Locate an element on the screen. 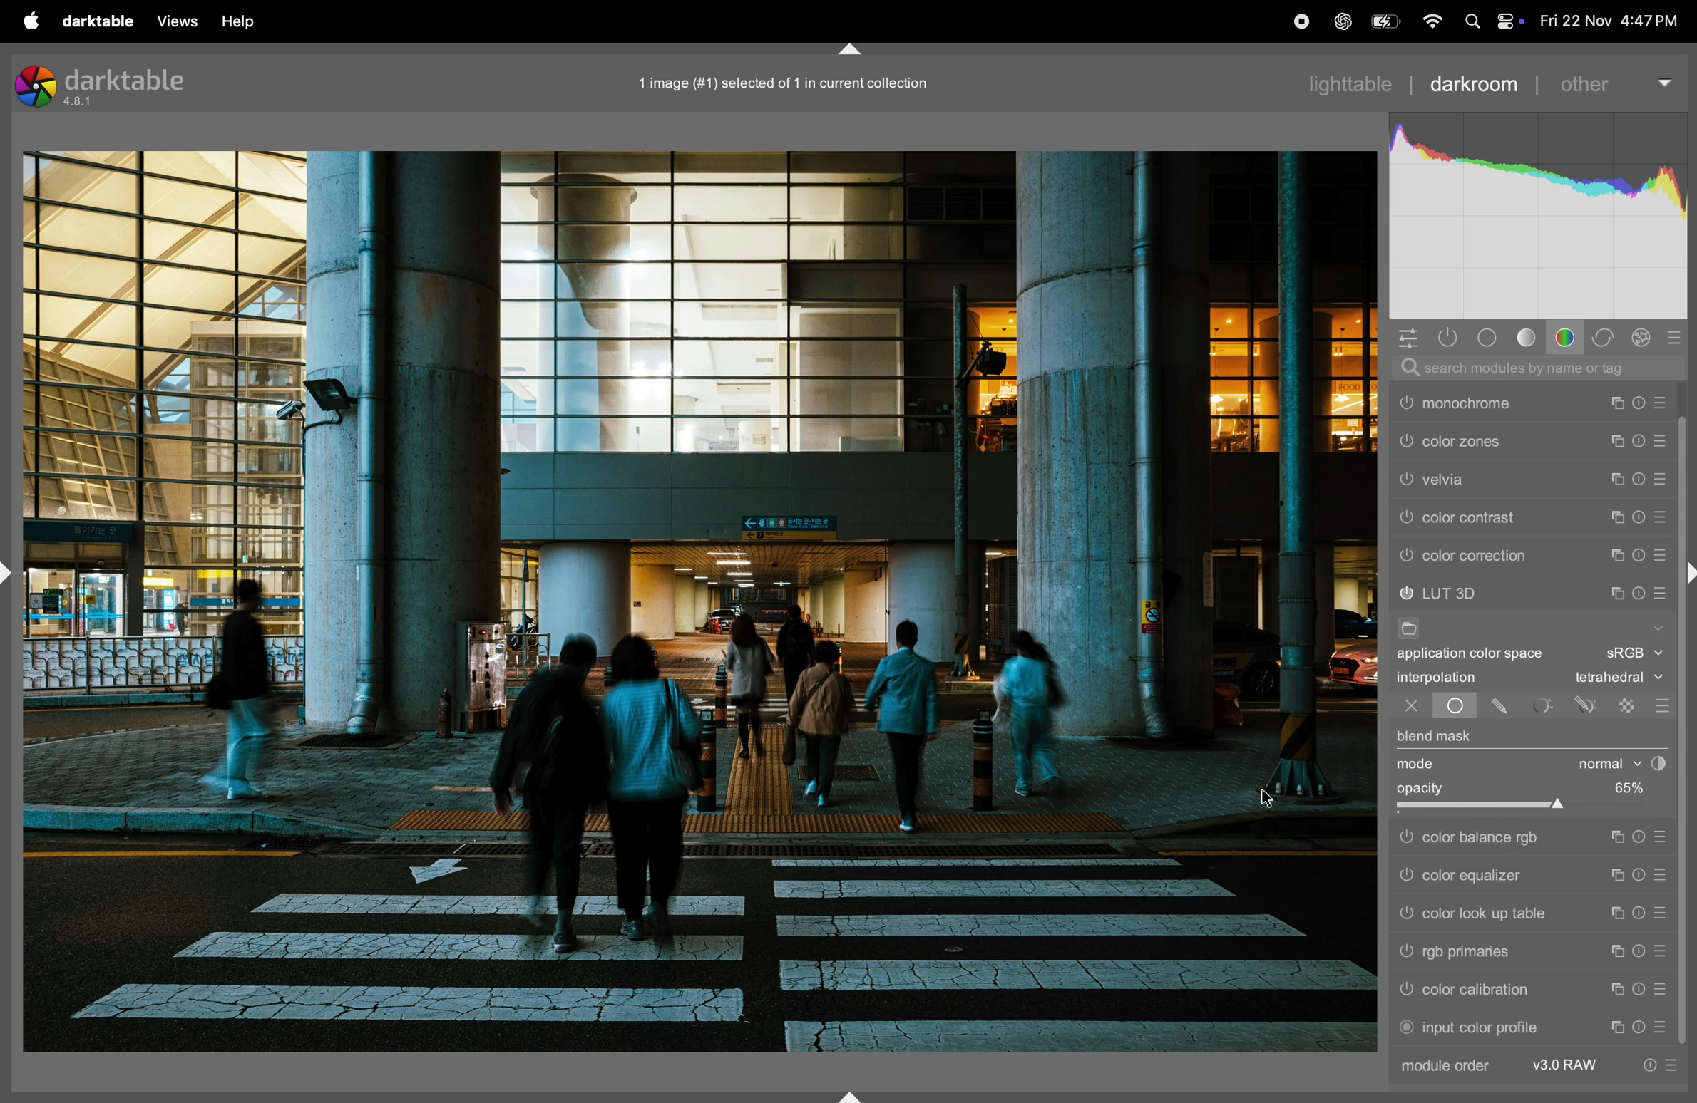 The image size is (1697, 1103). color correction is located at coordinates (1509, 556).